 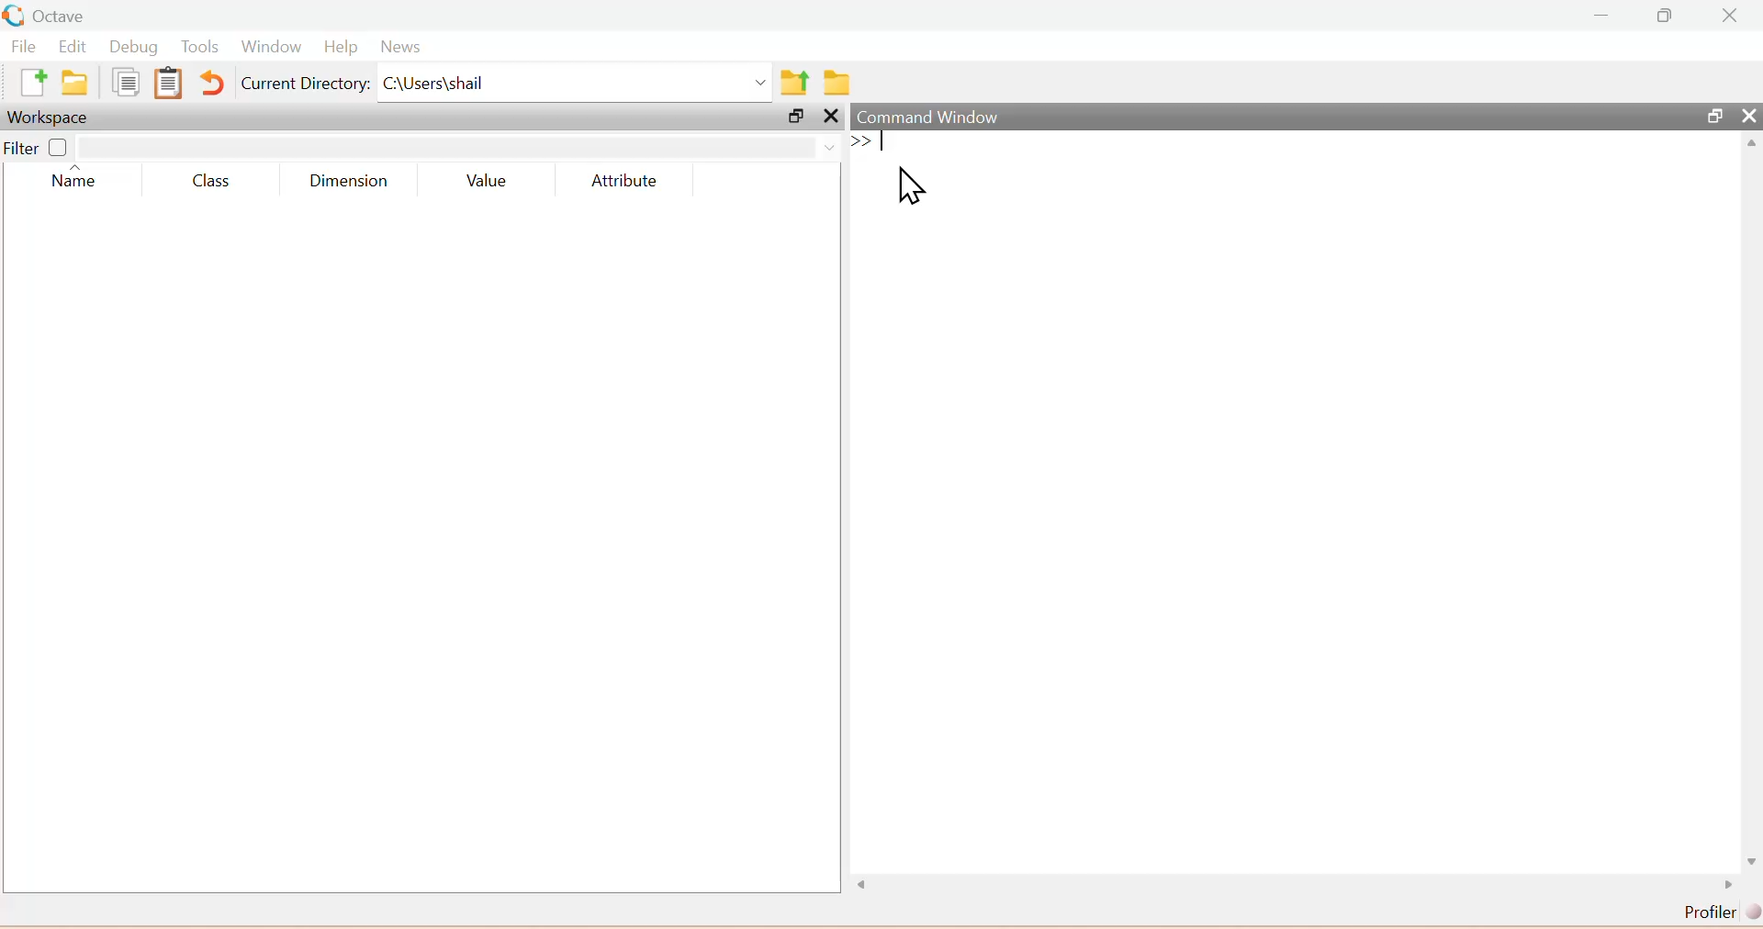 I want to click on Debug, so click(x=132, y=49).